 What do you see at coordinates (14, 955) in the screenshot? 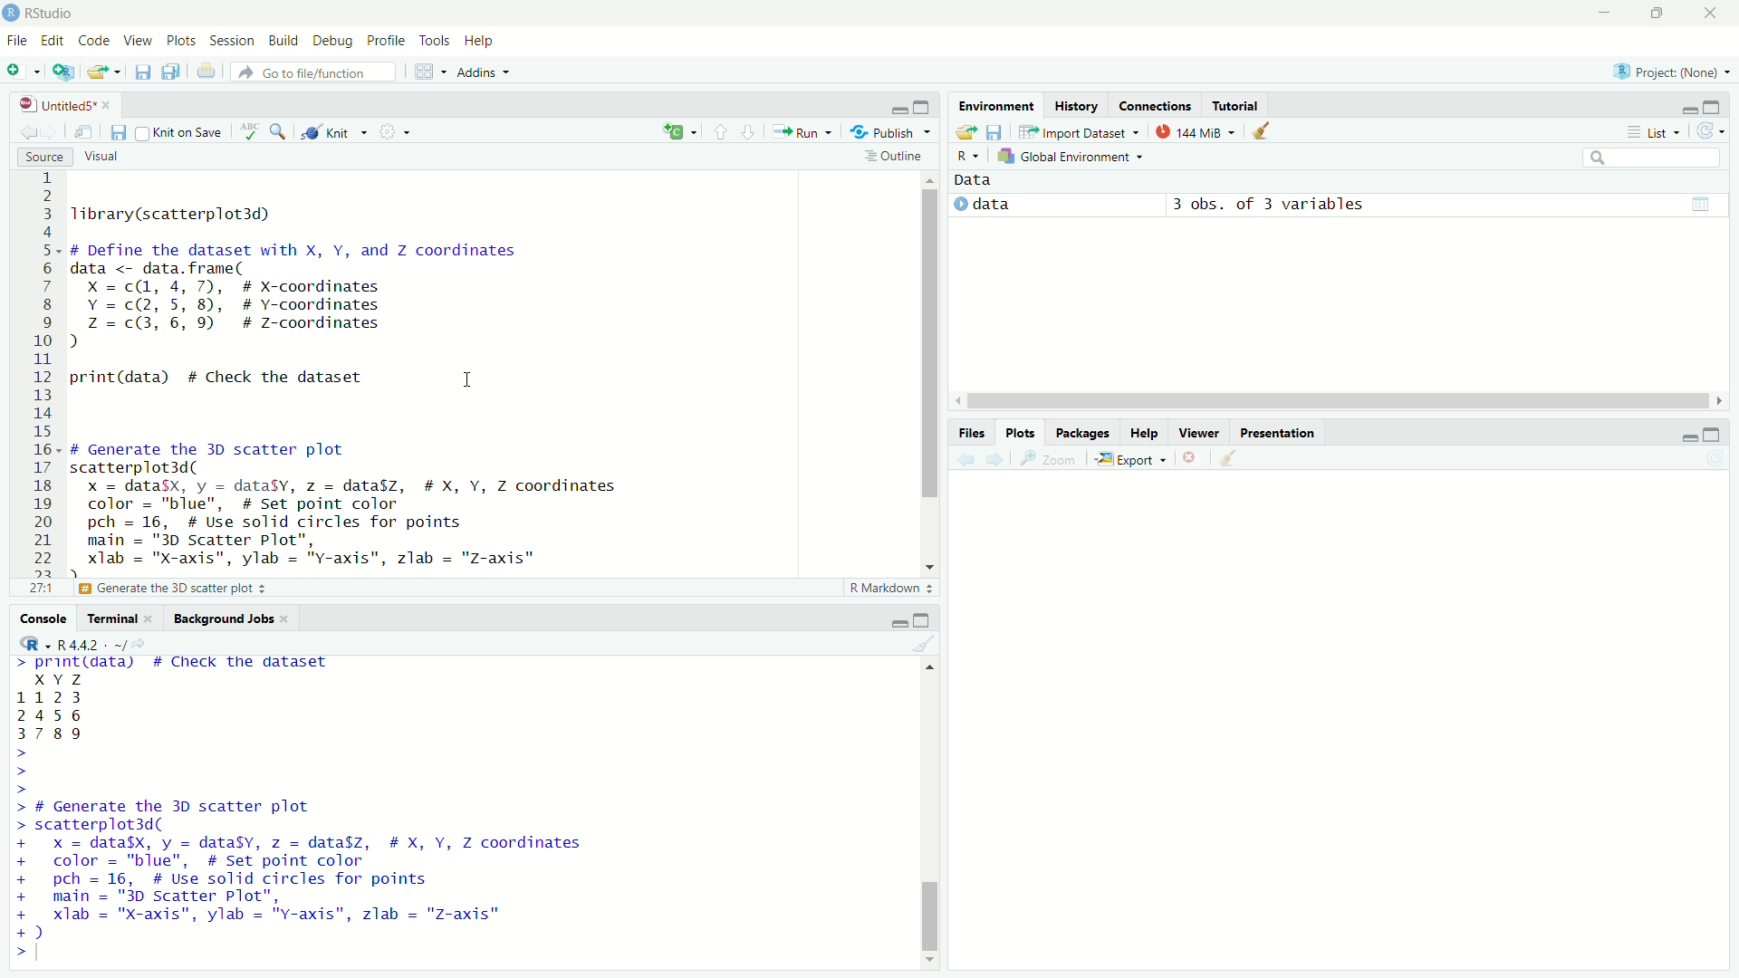
I see `prompt  cursor` at bounding box center [14, 955].